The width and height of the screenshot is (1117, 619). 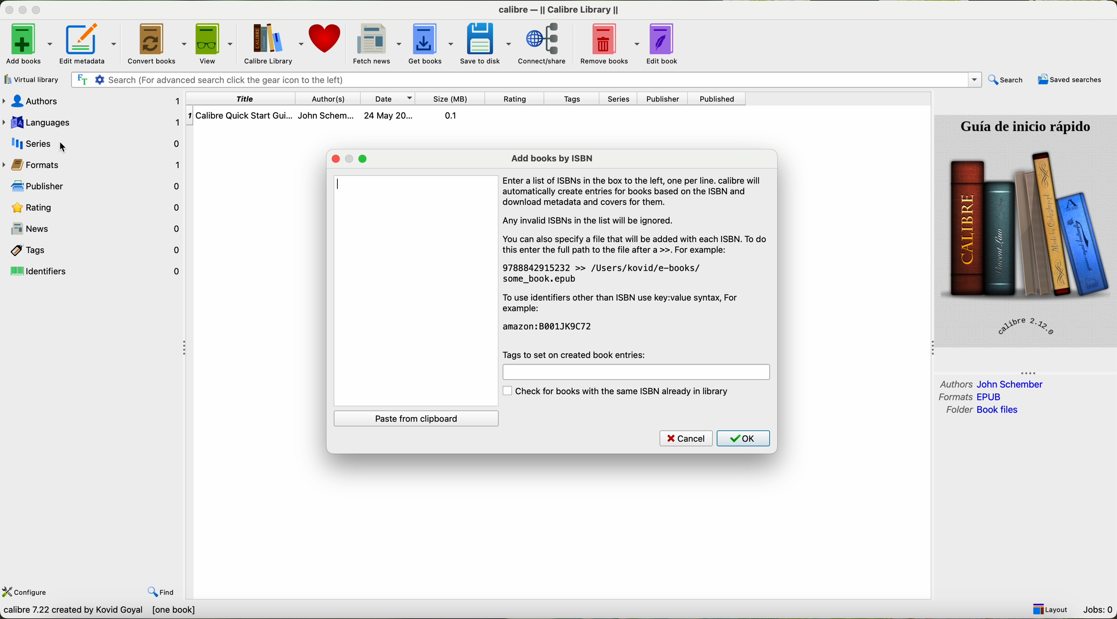 I want to click on save to disk, so click(x=487, y=43).